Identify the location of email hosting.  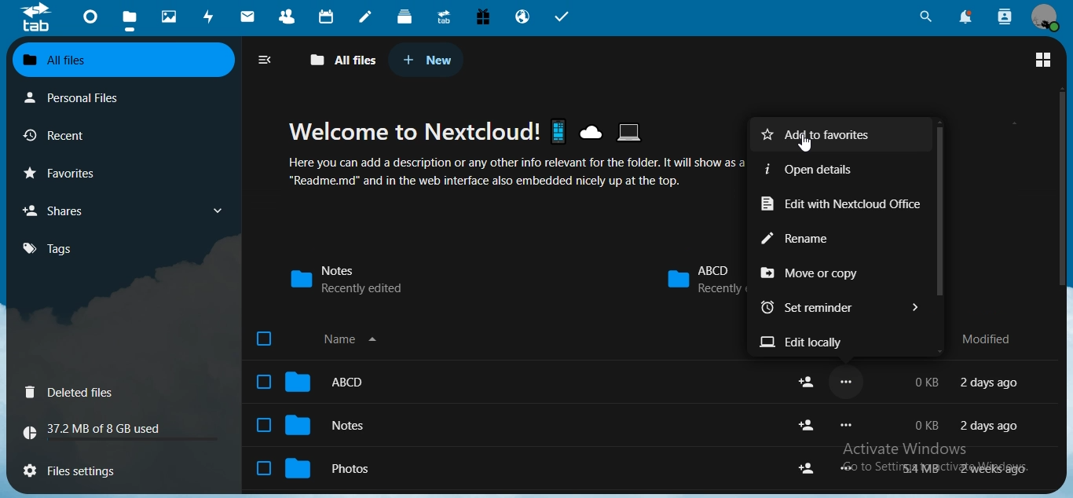
(522, 17).